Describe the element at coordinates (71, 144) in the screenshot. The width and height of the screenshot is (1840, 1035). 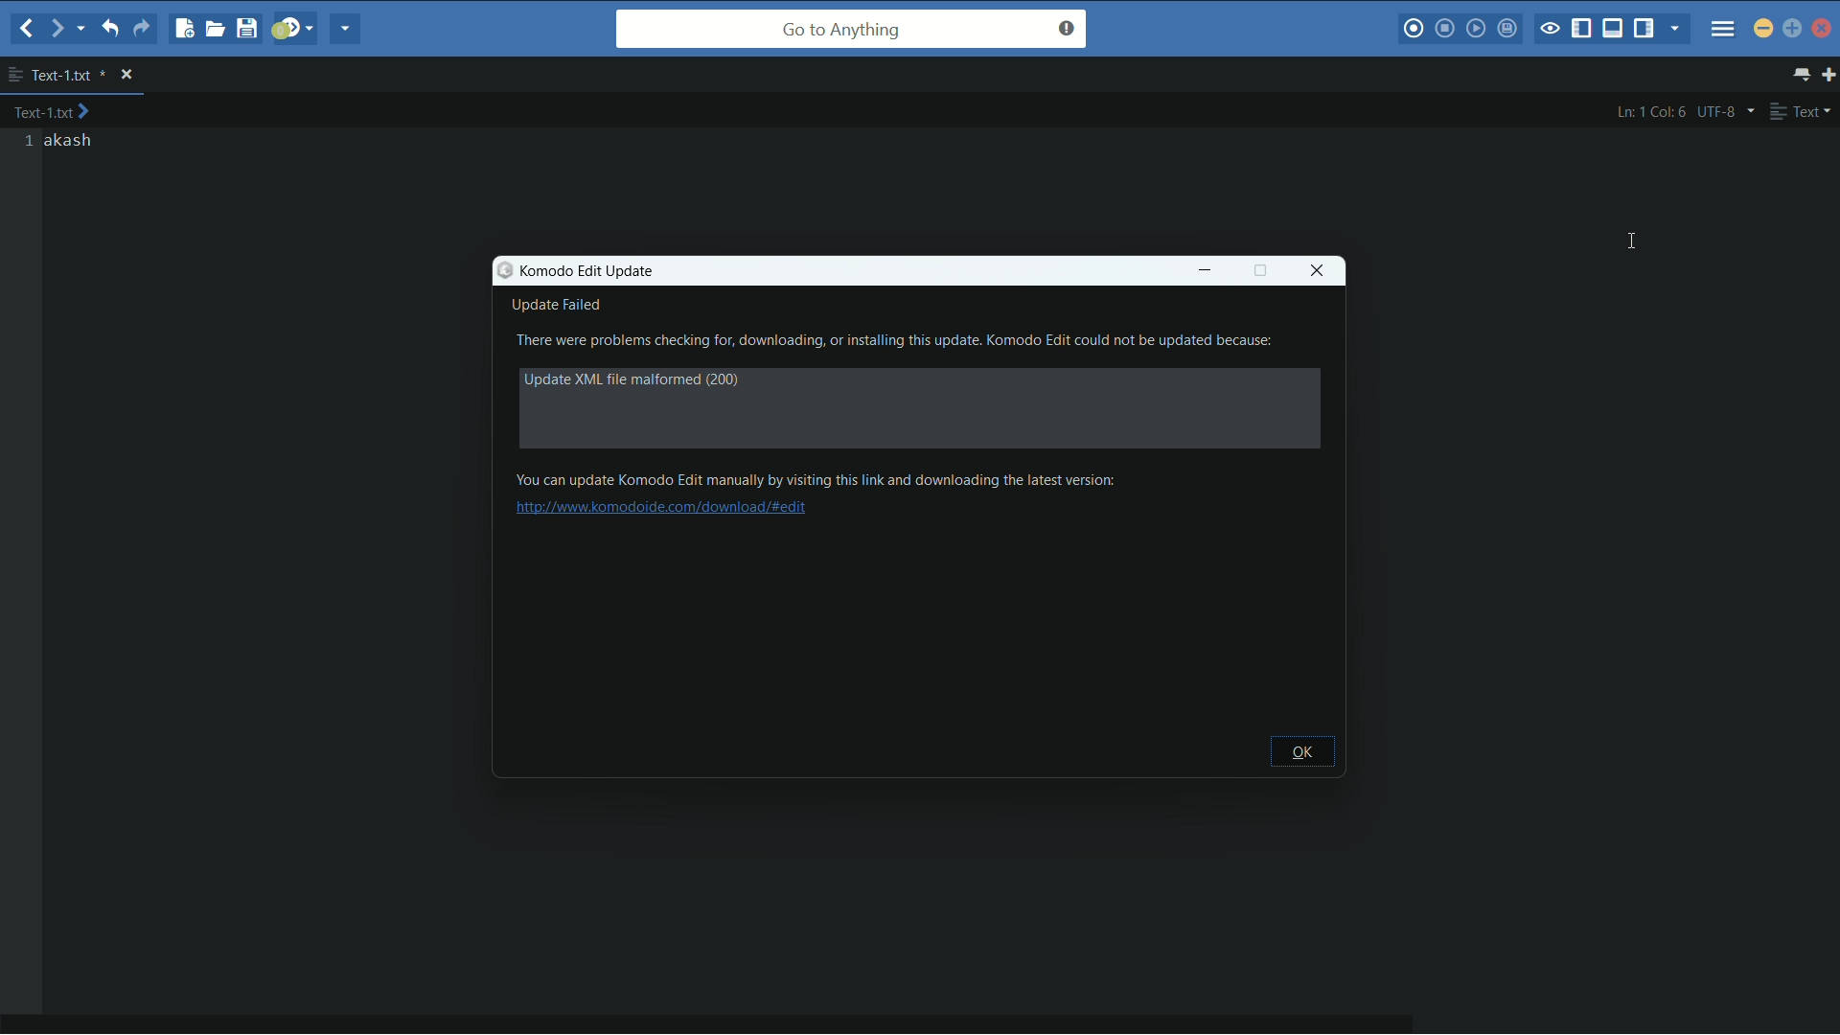
I see `text` at that location.